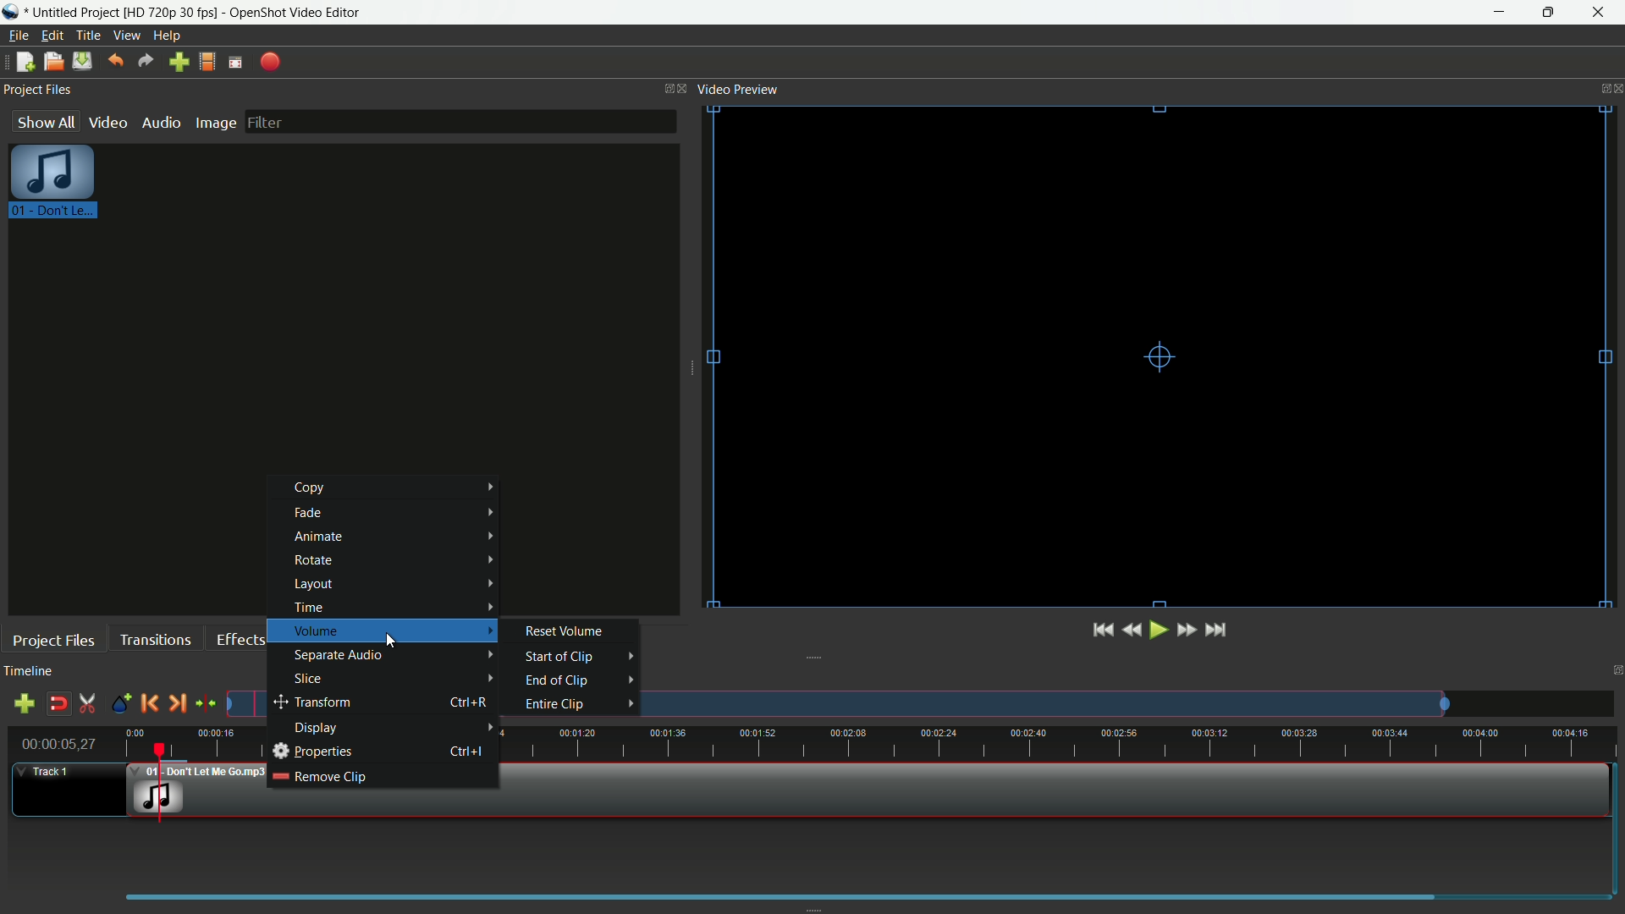 The height and width of the screenshot is (914, 1625). I want to click on profile, so click(171, 12).